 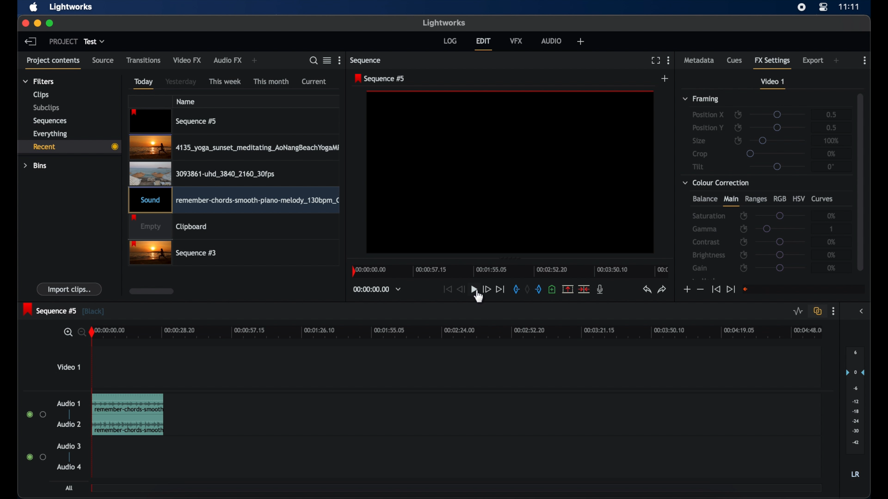 I want to click on video clip, so click(x=234, y=147).